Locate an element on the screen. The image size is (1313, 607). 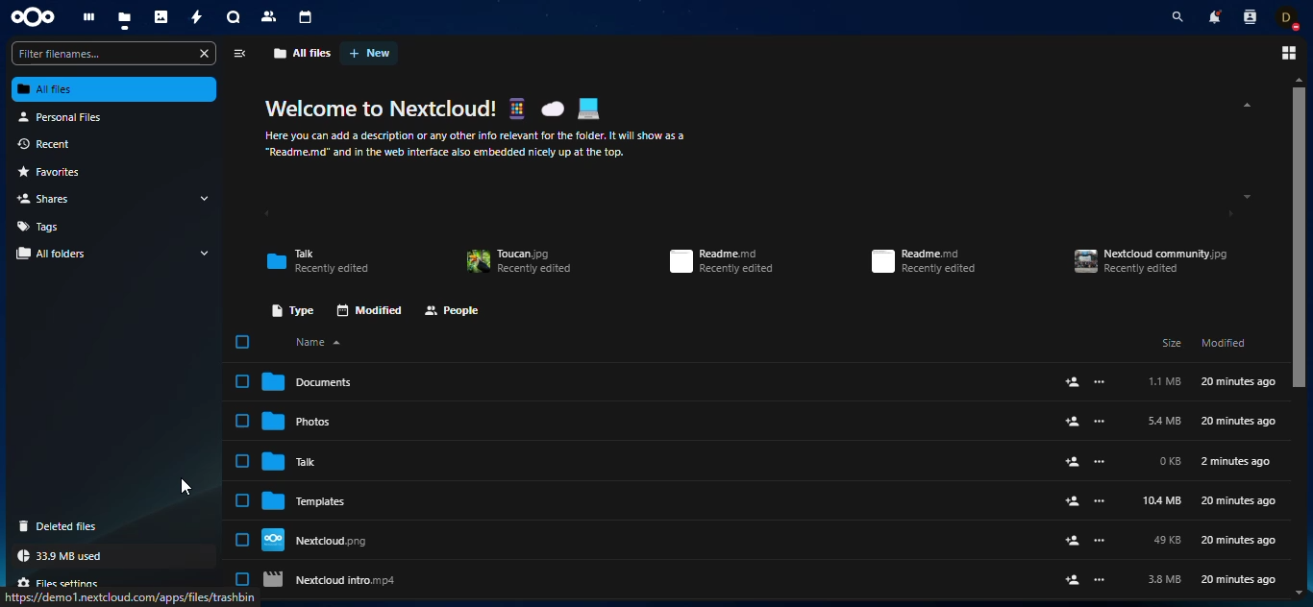
Add is located at coordinates (1087, 382).